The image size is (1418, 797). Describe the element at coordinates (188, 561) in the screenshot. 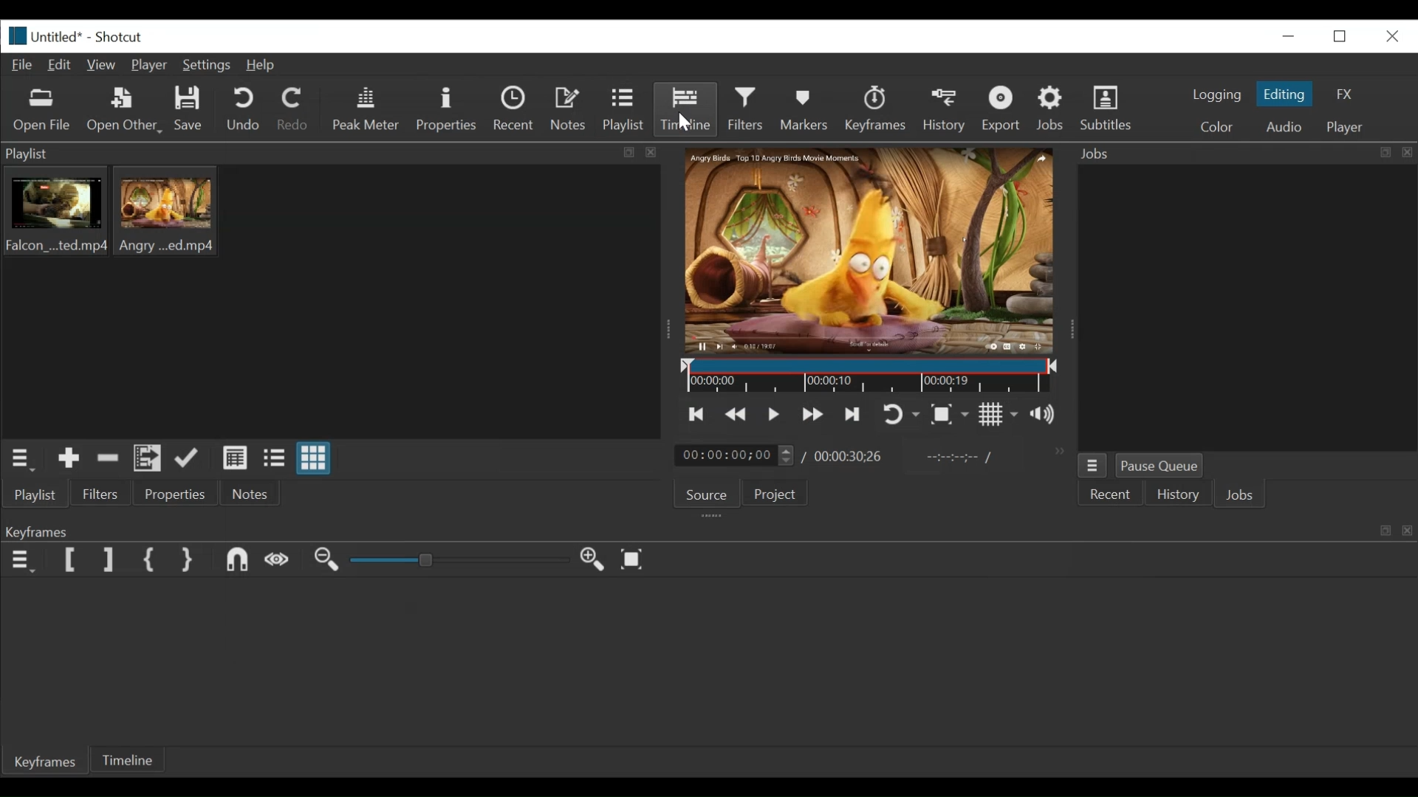

I see `Set Second Simple Keyframe` at that location.